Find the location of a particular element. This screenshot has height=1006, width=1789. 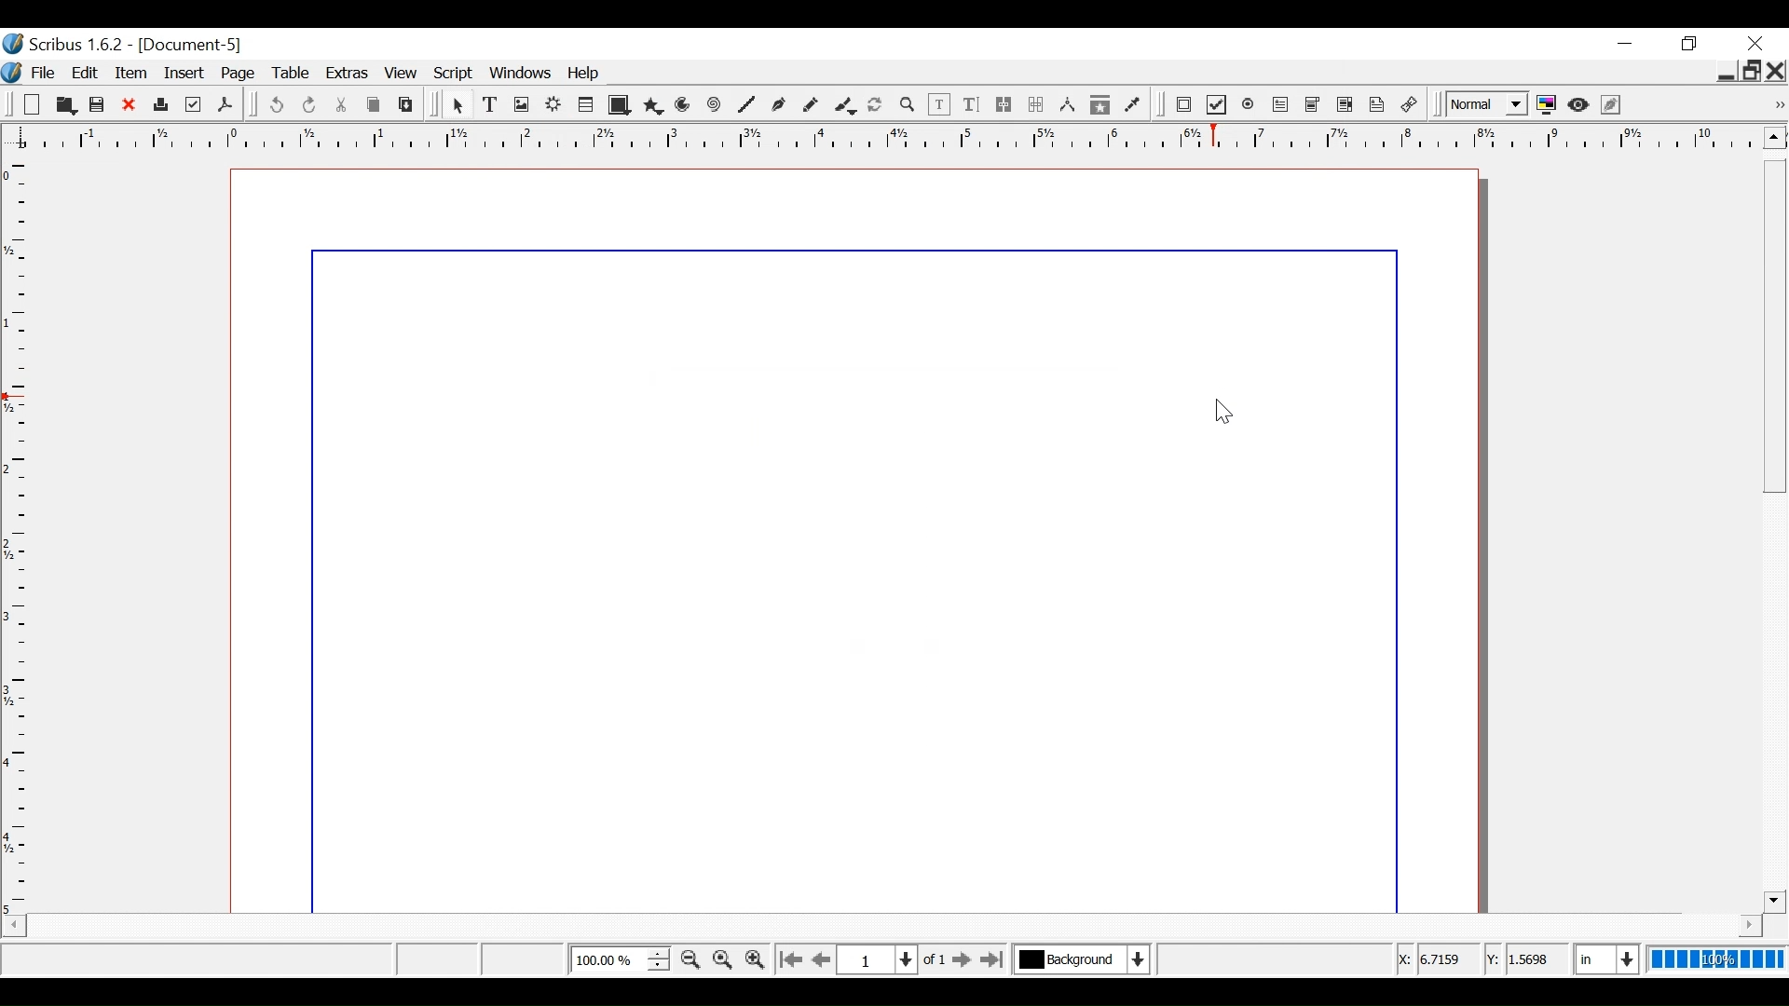

Edit Contents of frame is located at coordinates (938, 105).